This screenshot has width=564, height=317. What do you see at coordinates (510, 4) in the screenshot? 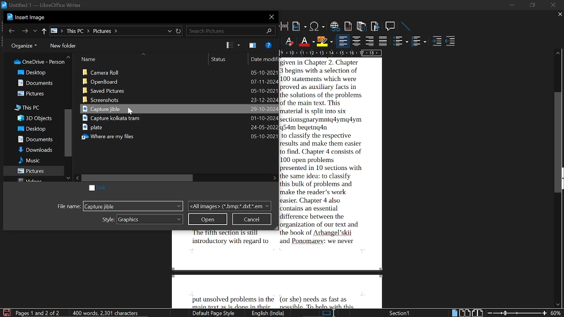
I see `minimize` at bounding box center [510, 4].